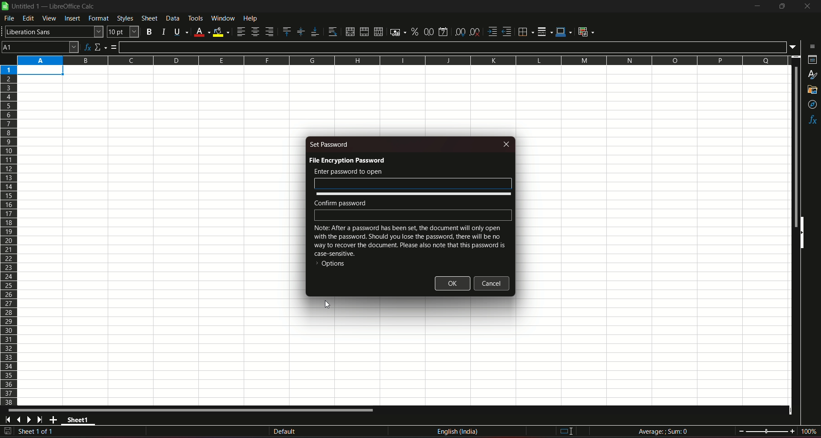  Describe the element at coordinates (782, 6) in the screenshot. I see `maximize` at that location.